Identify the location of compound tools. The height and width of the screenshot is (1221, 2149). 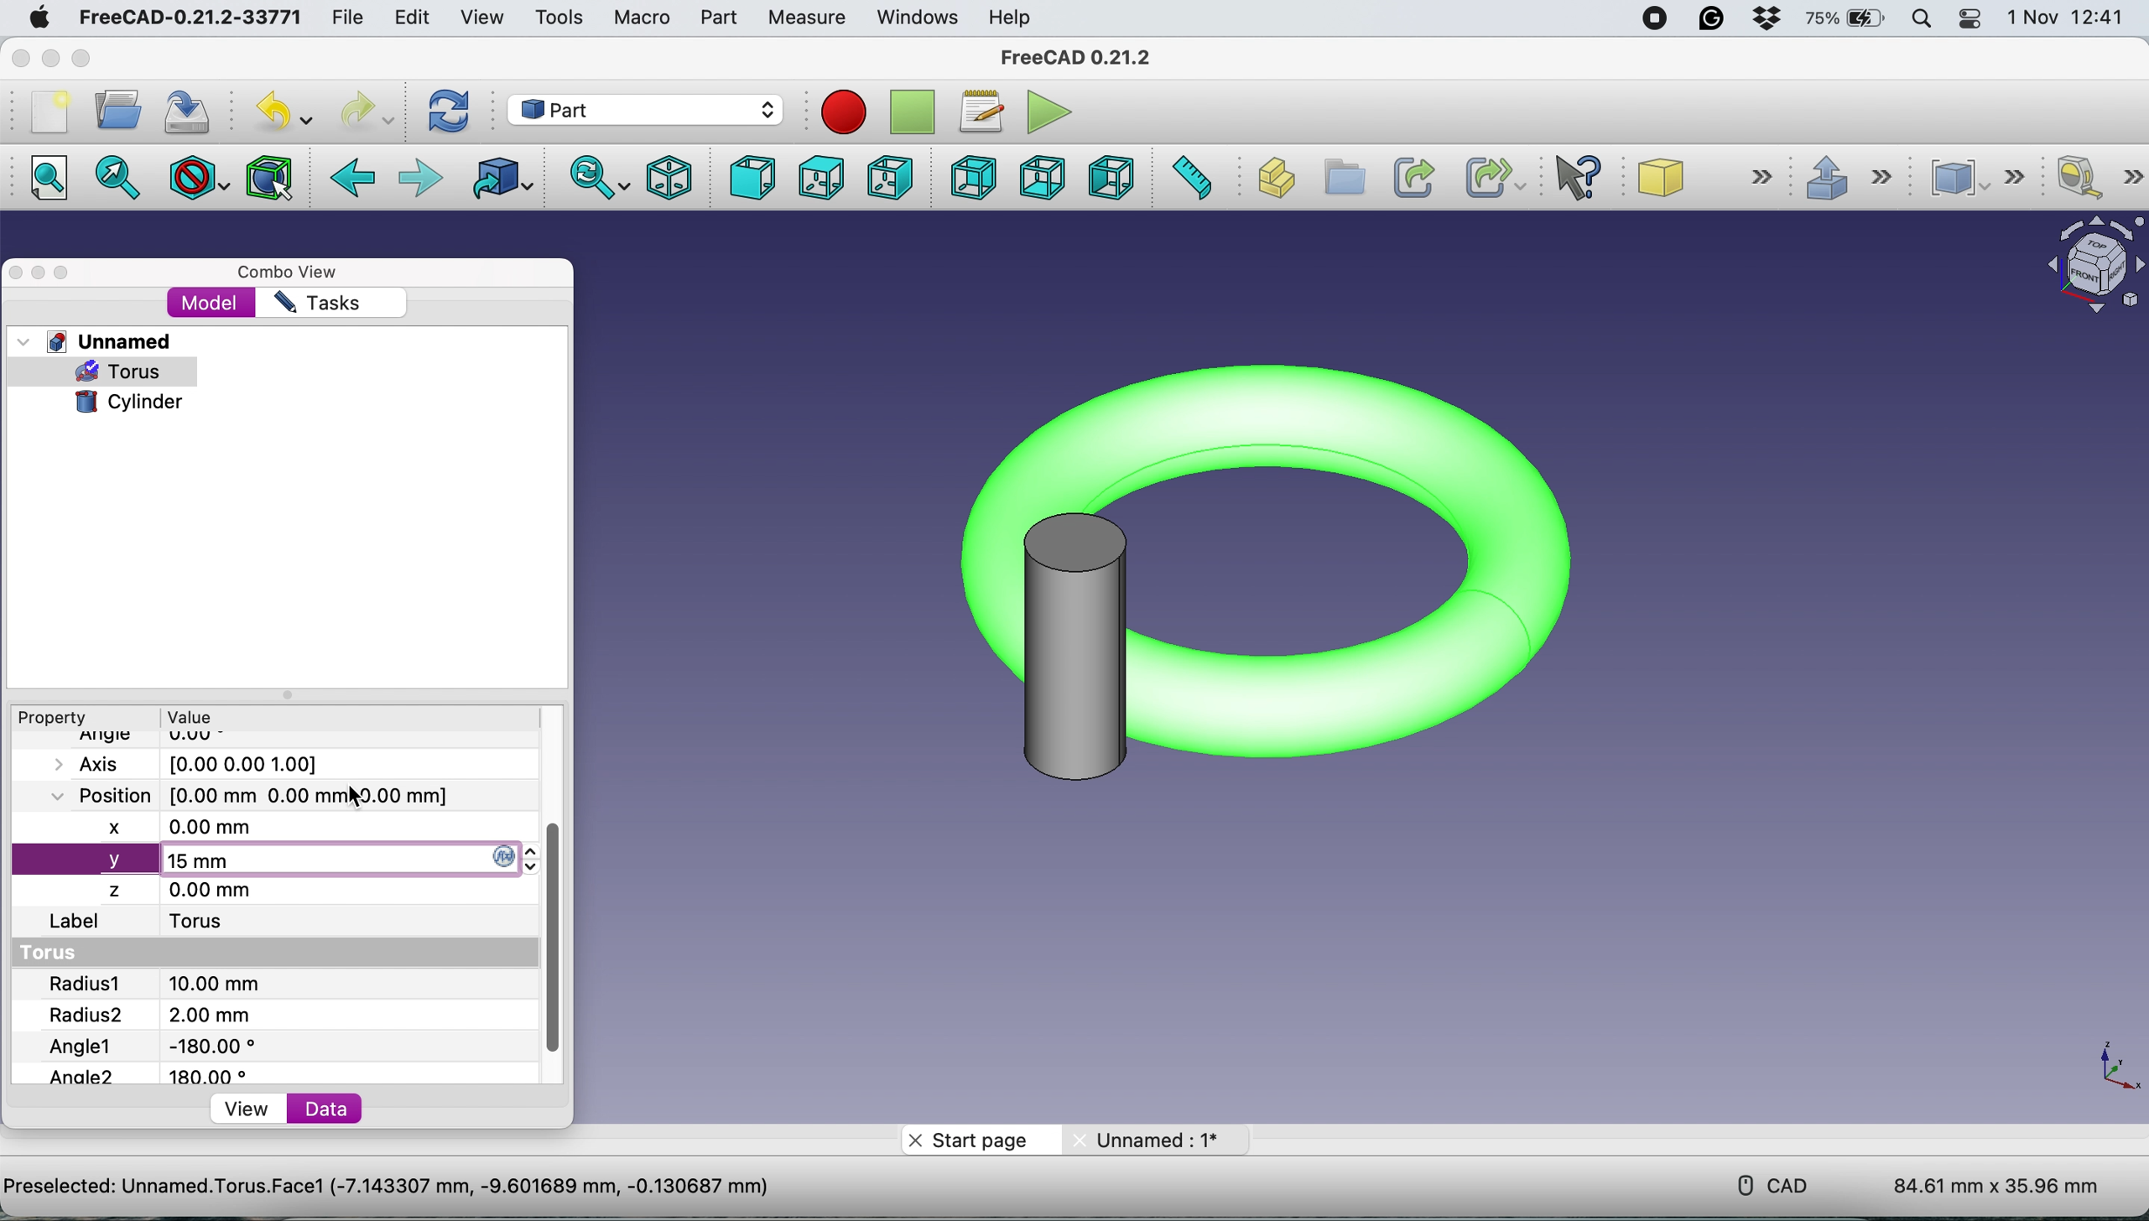
(1988, 177).